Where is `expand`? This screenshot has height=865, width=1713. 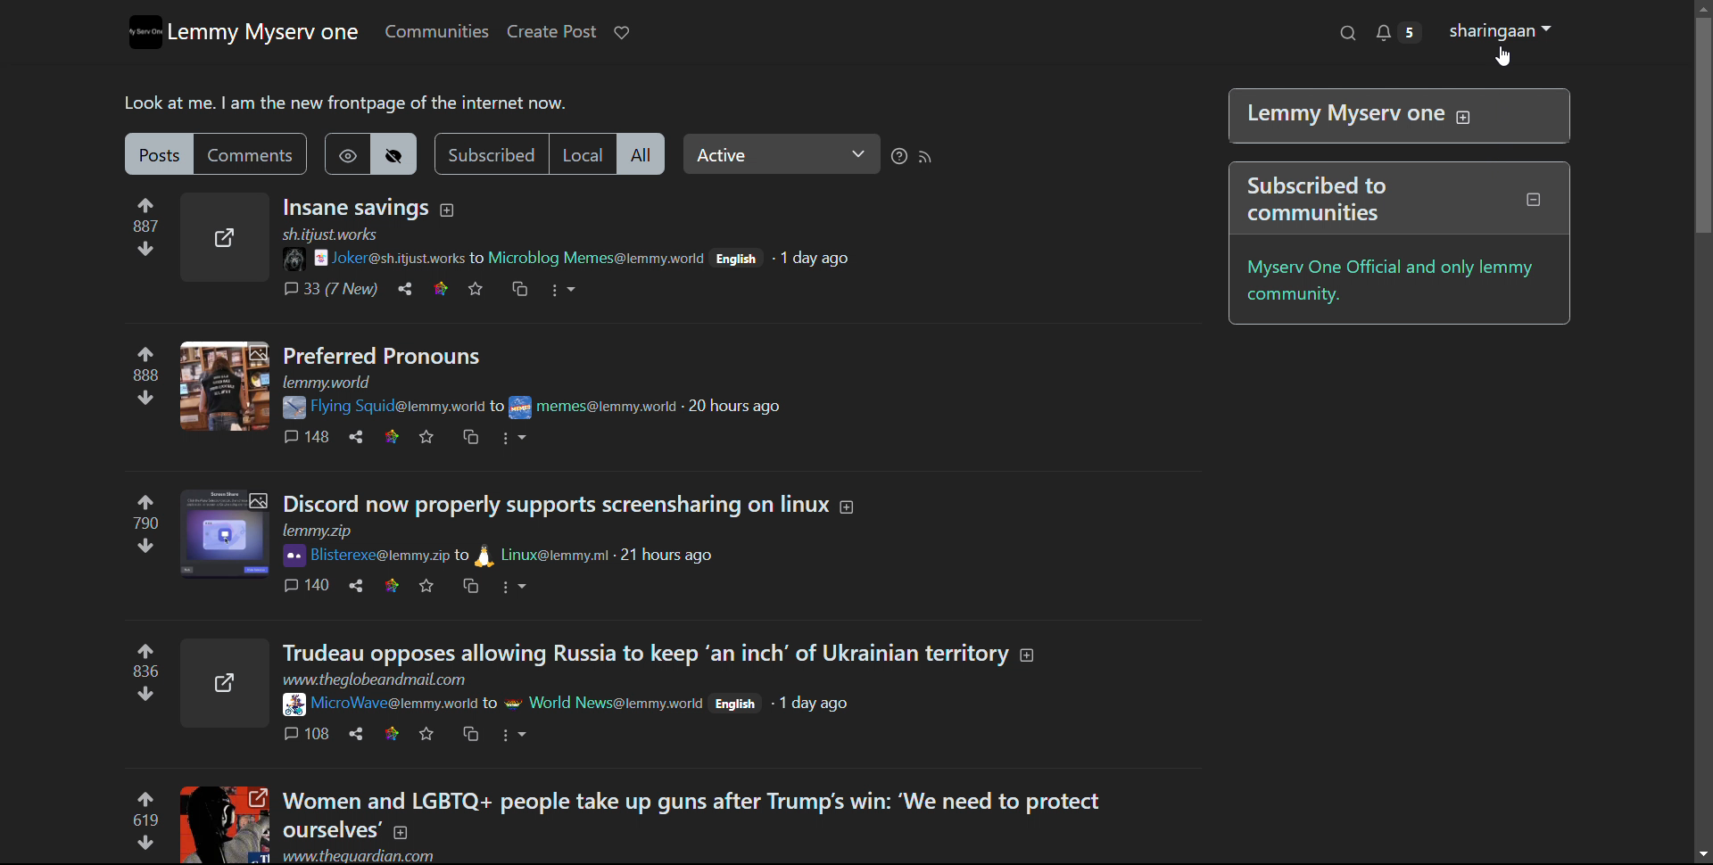 expand is located at coordinates (401, 832).